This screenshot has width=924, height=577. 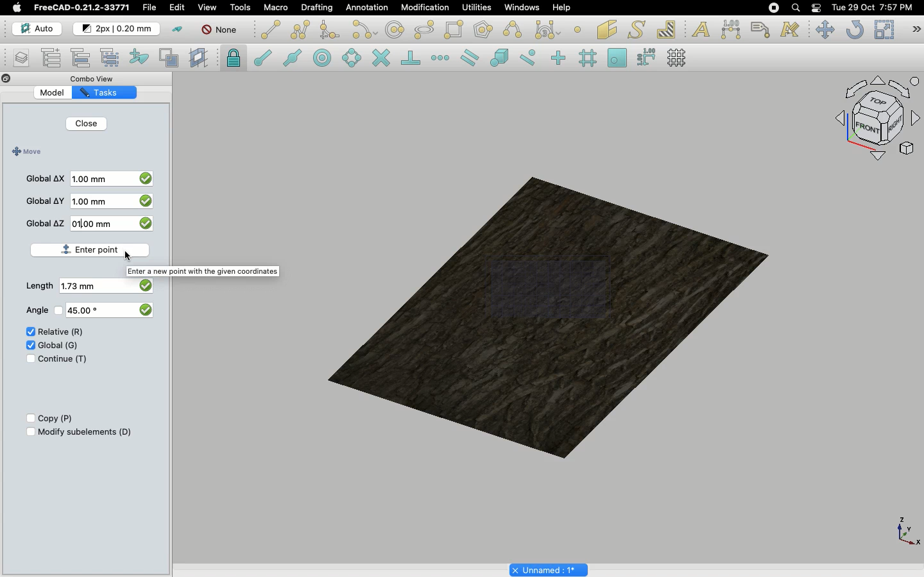 I want to click on Help, so click(x=561, y=7).